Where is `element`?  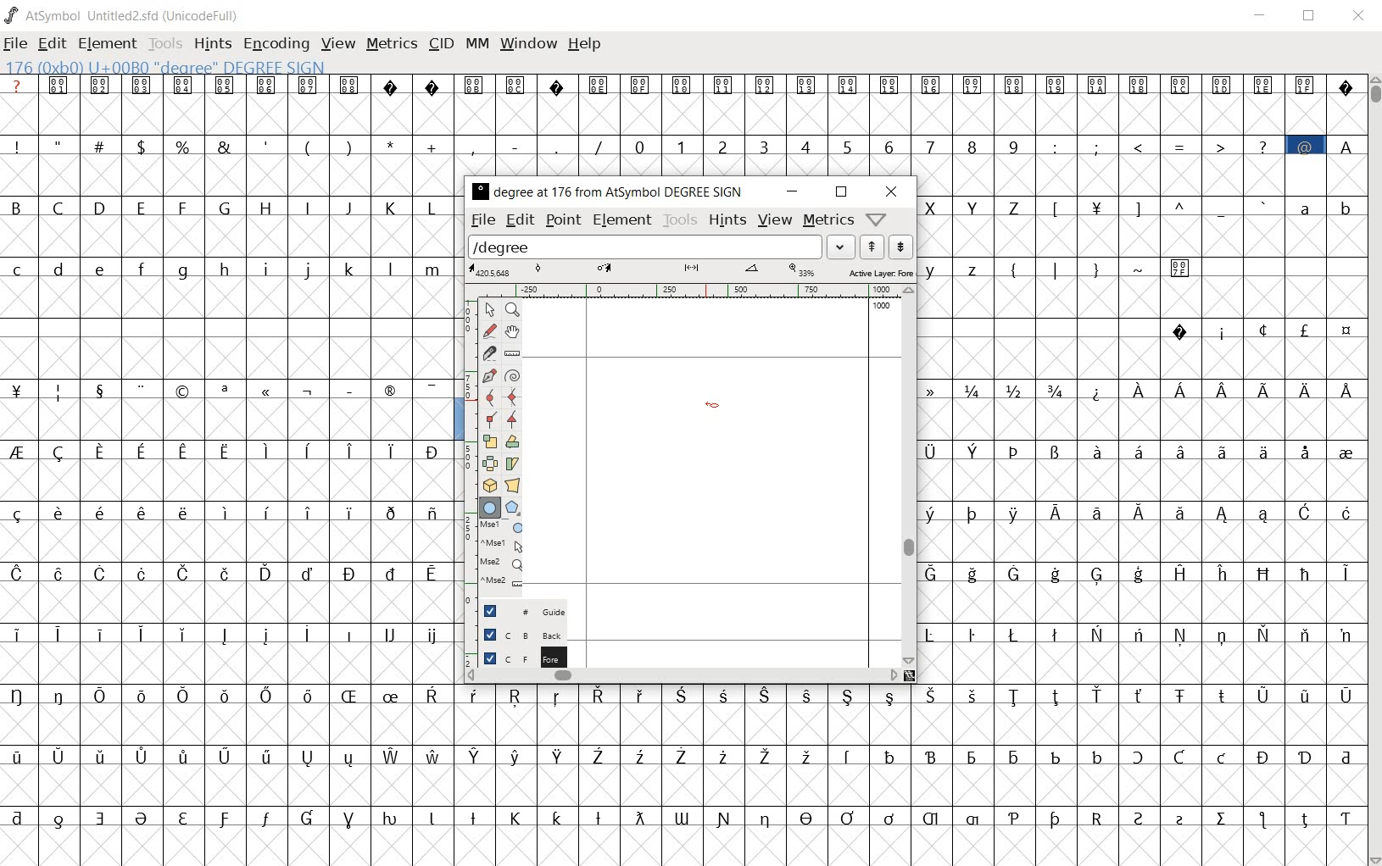
element is located at coordinates (623, 221).